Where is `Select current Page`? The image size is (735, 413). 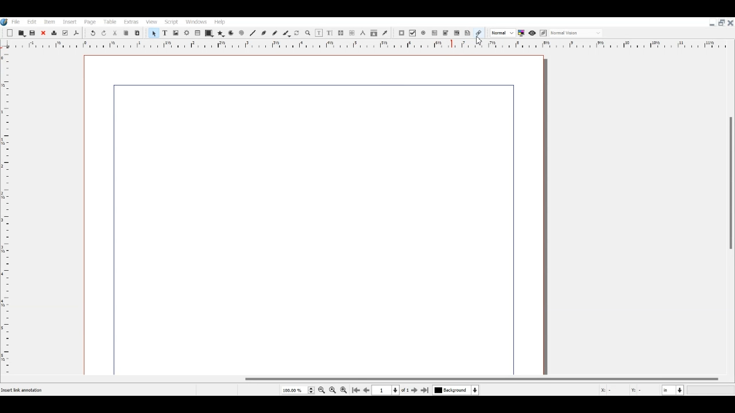
Select current Page is located at coordinates (393, 390).